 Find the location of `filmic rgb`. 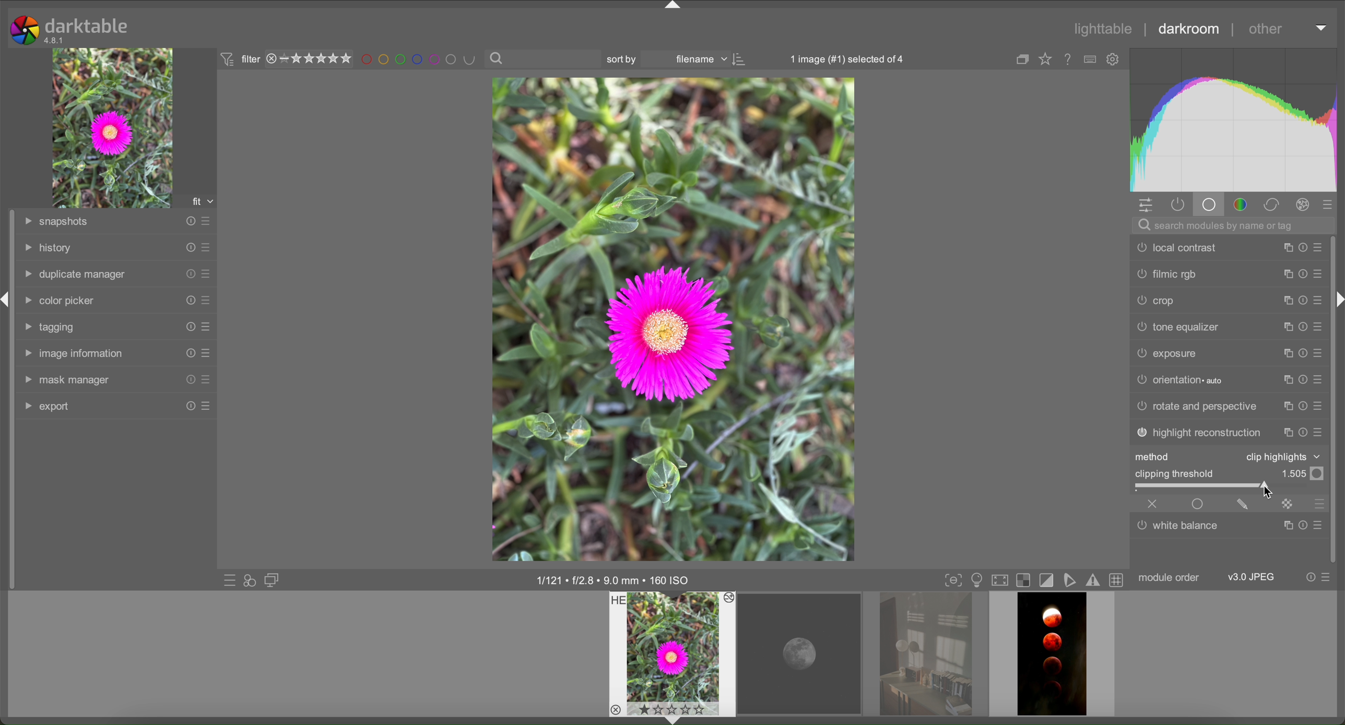

filmic rgb is located at coordinates (1166, 275).